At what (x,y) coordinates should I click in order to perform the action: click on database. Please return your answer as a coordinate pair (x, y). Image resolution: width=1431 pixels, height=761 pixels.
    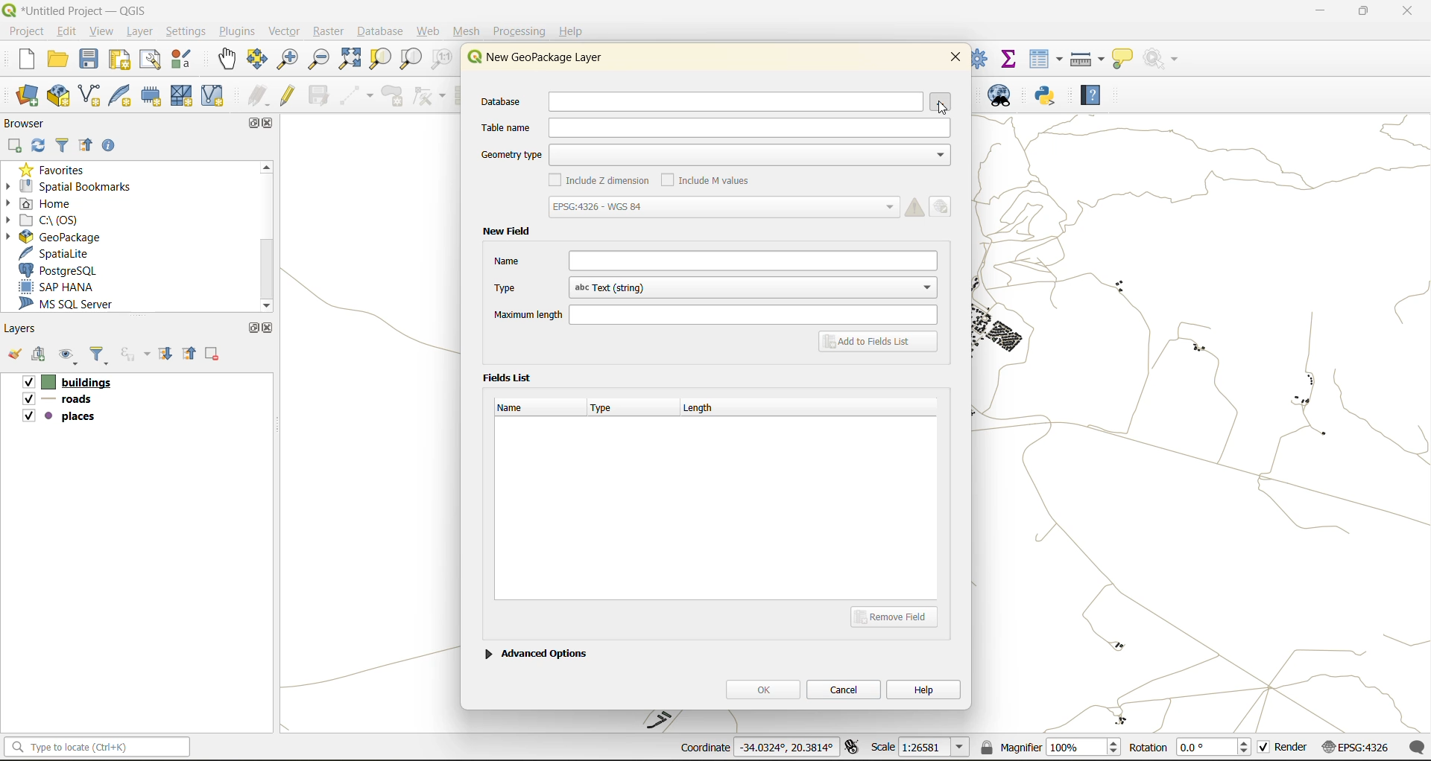
    Looking at the image, I should click on (718, 100).